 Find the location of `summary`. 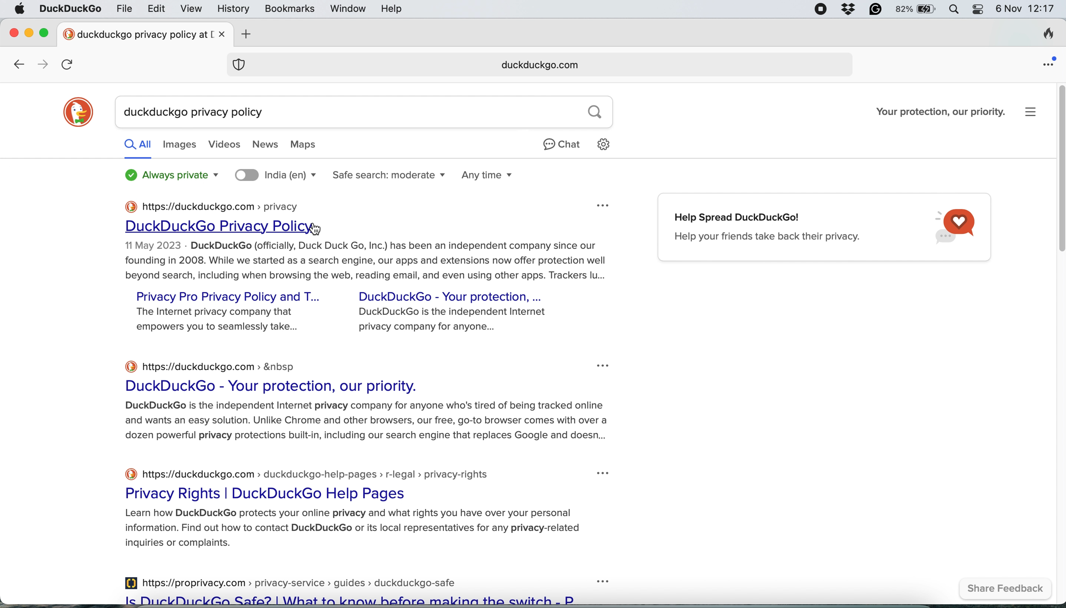

summary is located at coordinates (374, 258).